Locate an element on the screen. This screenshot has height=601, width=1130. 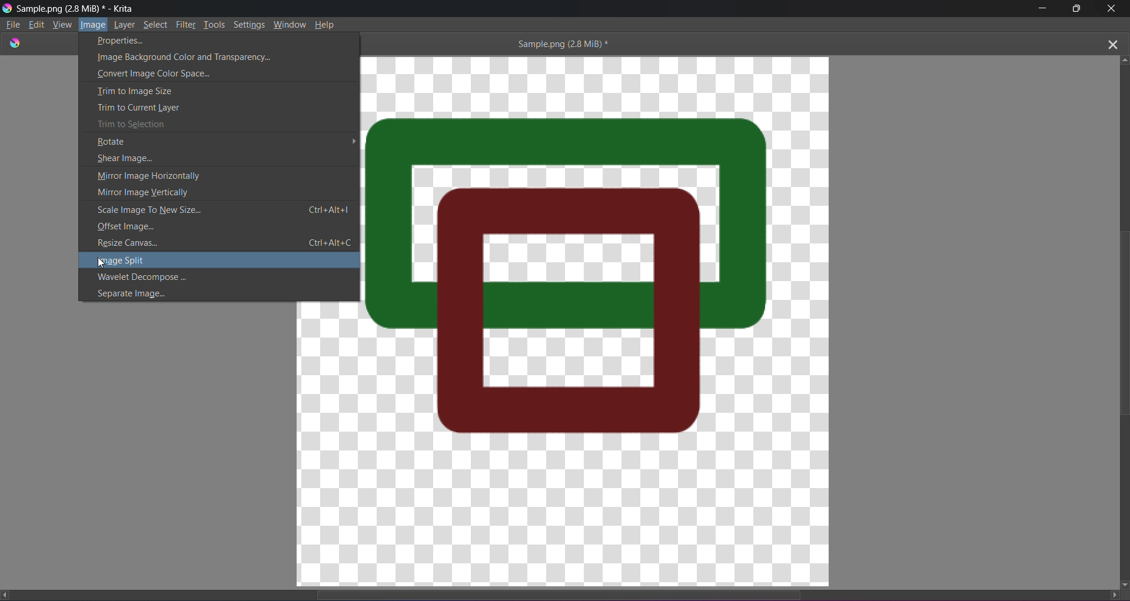
Offset Image is located at coordinates (211, 227).